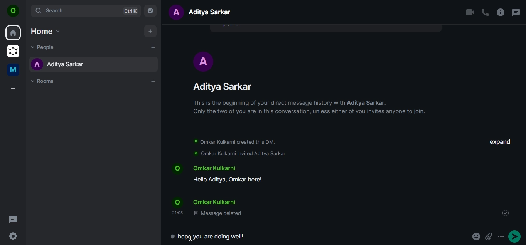  I want to click on omkar kulkani invited aditya sarkar, so click(238, 153).